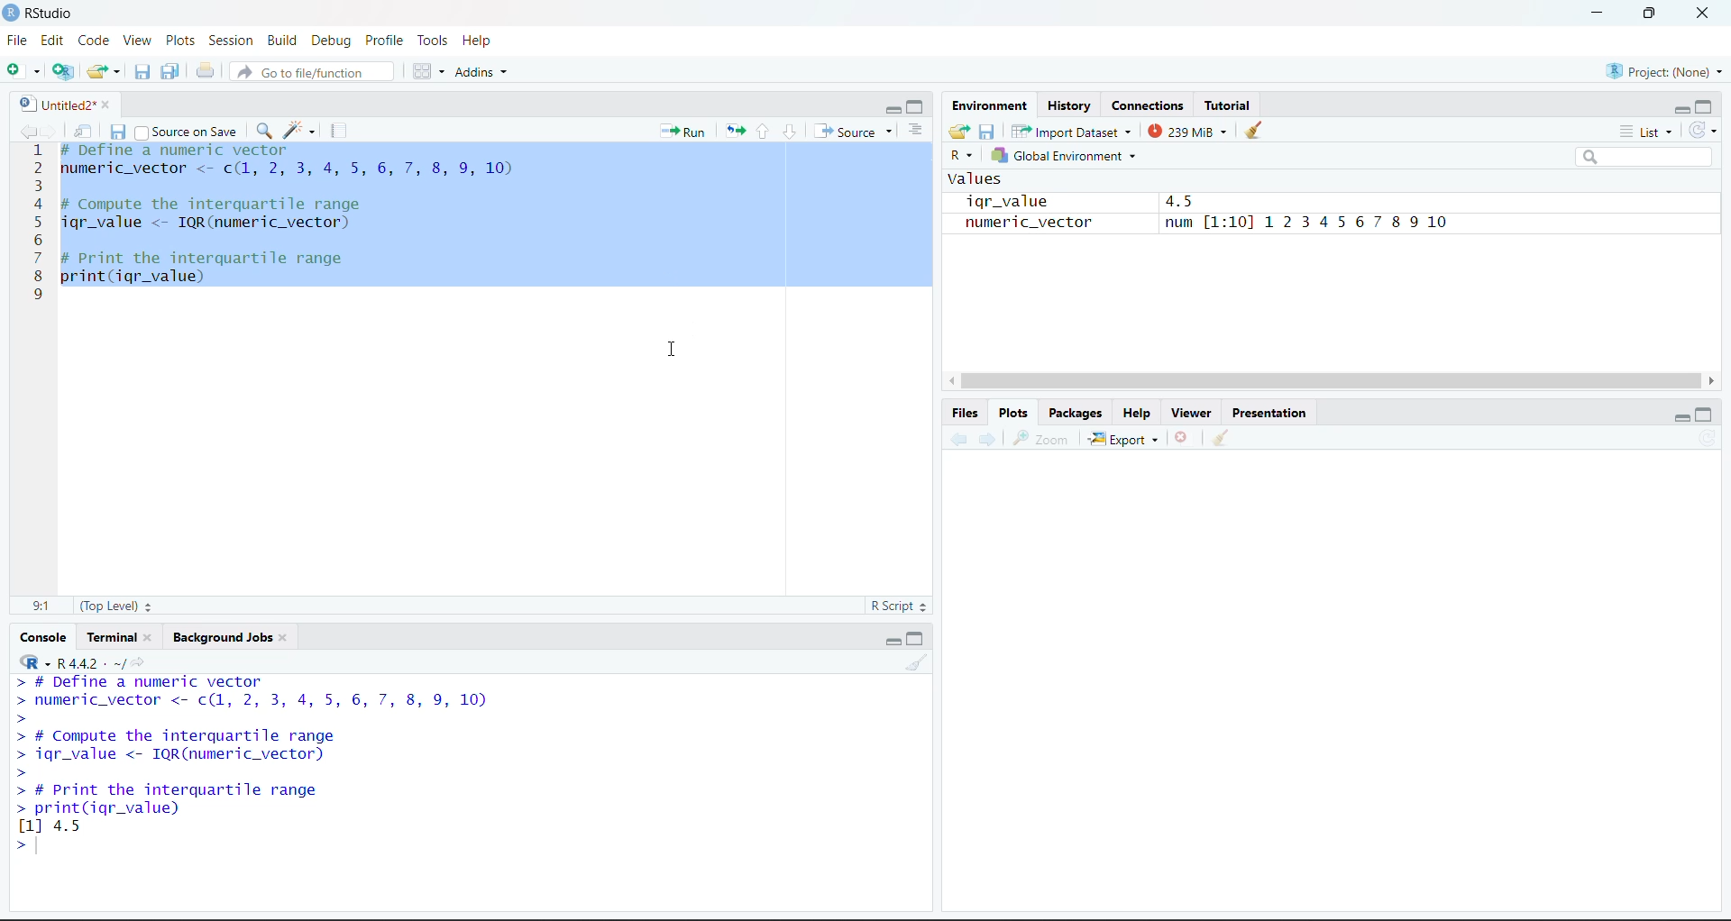  I want to click on Go forward to the next source location (Ctrl + F10), so click(51, 129).